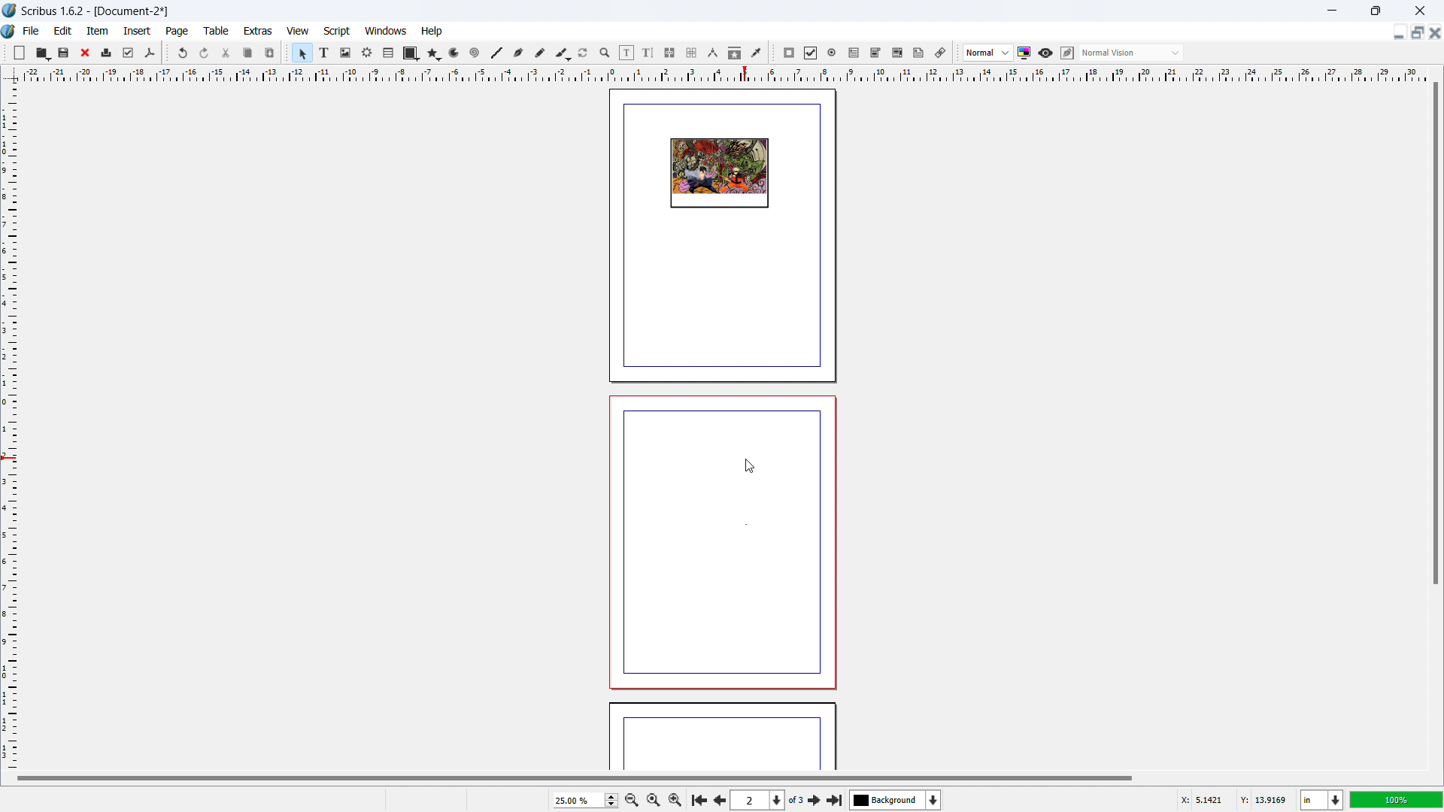  I want to click on maximize document, so click(1415, 32).